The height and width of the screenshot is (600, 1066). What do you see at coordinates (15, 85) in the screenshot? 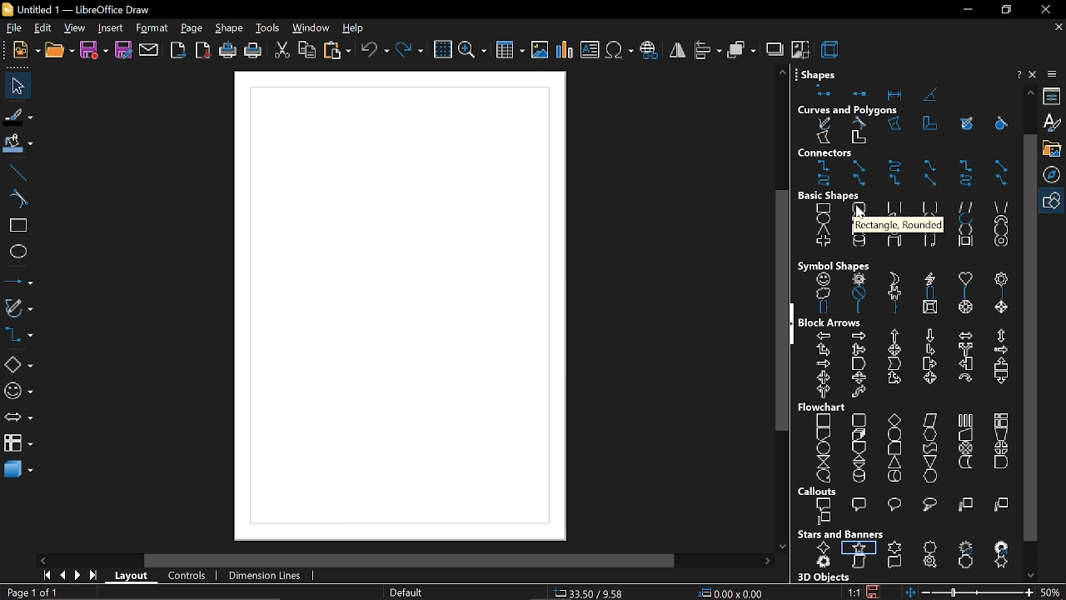
I see `select` at bounding box center [15, 85].